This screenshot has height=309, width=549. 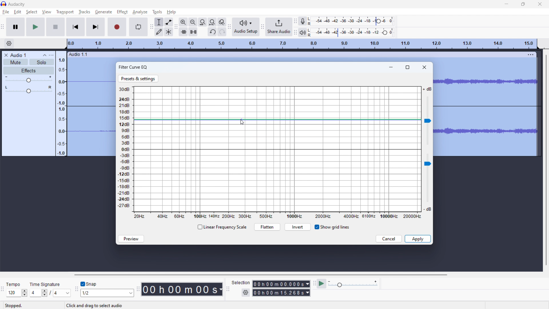 What do you see at coordinates (408, 67) in the screenshot?
I see `maximize` at bounding box center [408, 67].